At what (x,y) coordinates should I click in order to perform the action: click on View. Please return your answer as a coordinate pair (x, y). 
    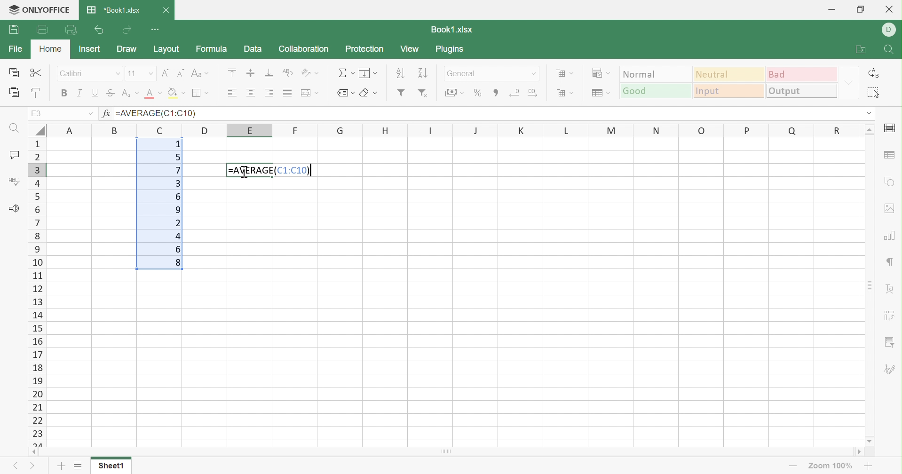
    Looking at the image, I should click on (410, 49).